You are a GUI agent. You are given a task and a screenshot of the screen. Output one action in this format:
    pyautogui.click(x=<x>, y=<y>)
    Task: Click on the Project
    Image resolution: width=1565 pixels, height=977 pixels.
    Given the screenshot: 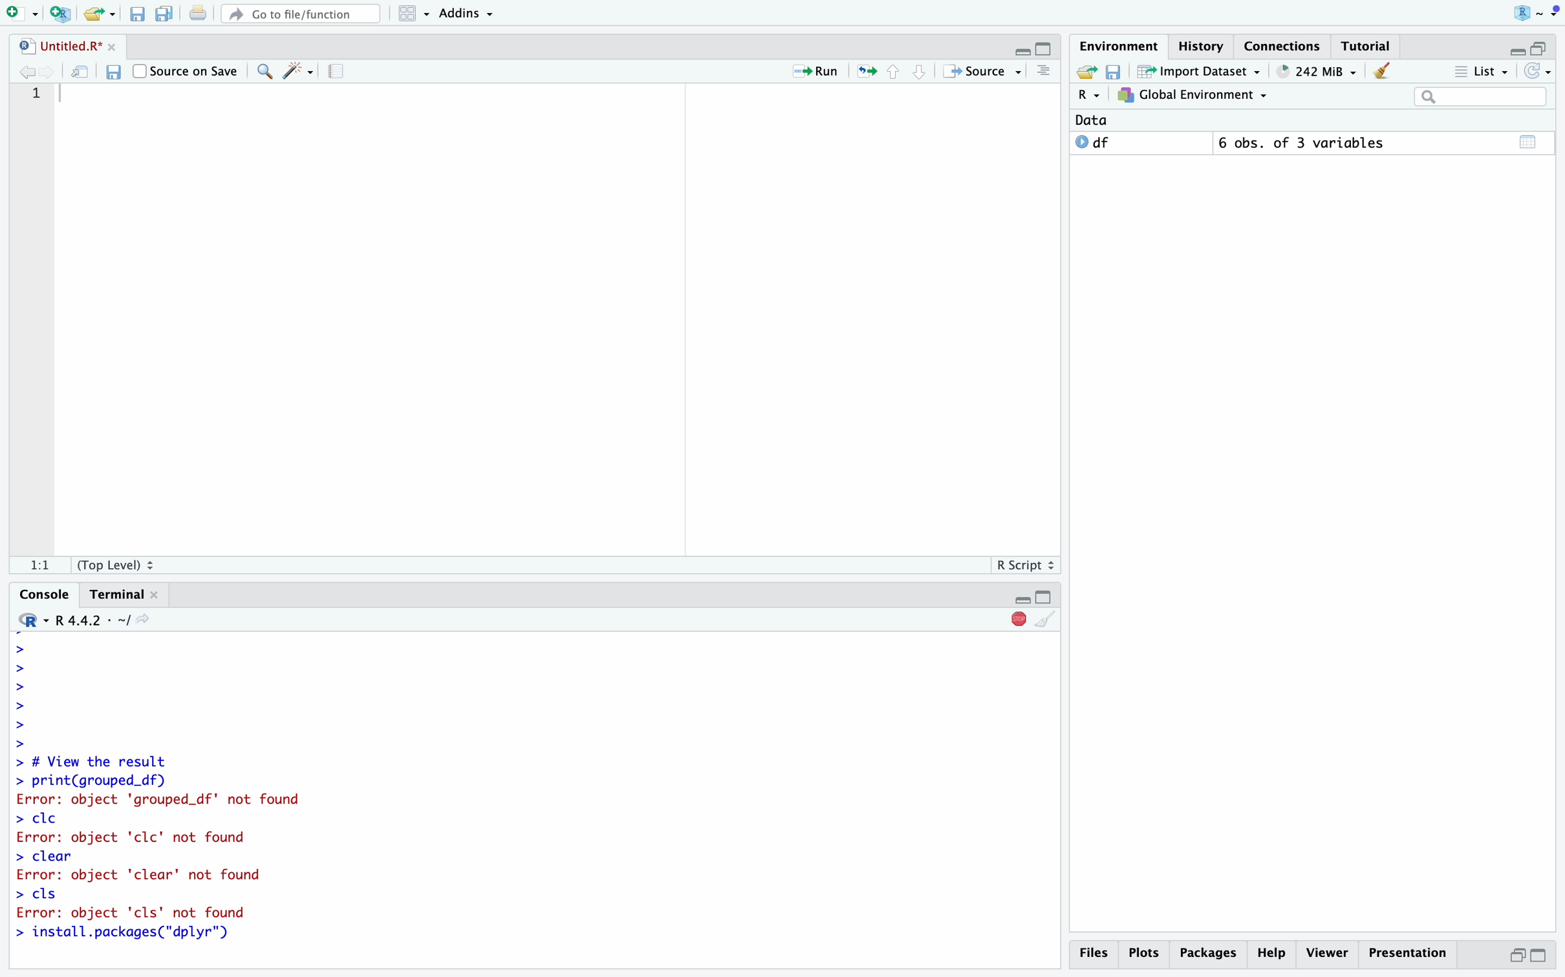 What is the action you would take?
    pyautogui.click(x=1535, y=14)
    